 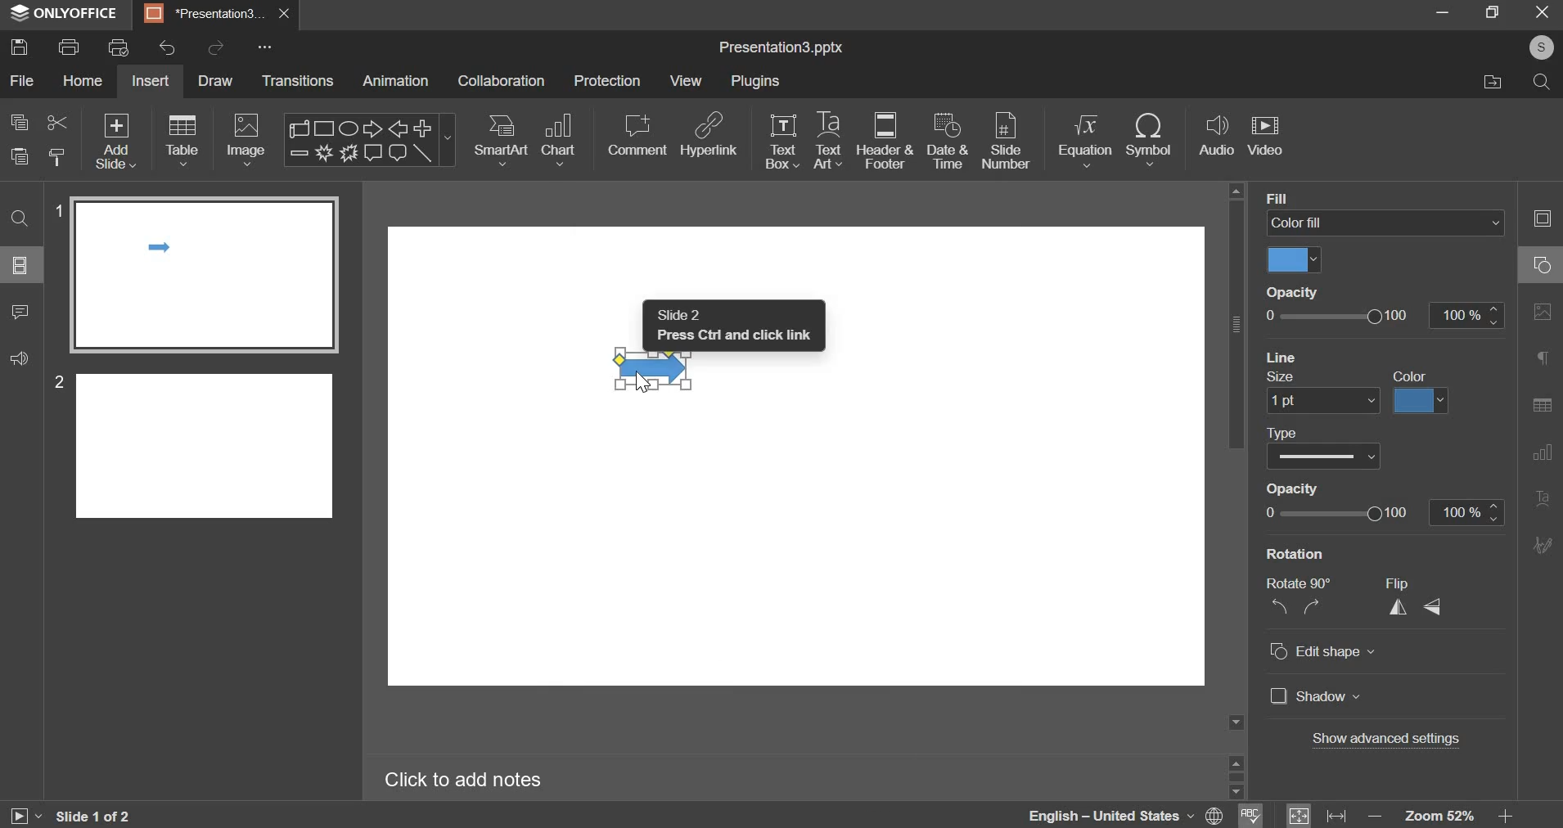 What do you see at coordinates (1542, 264) in the screenshot?
I see `Shape settings` at bounding box center [1542, 264].